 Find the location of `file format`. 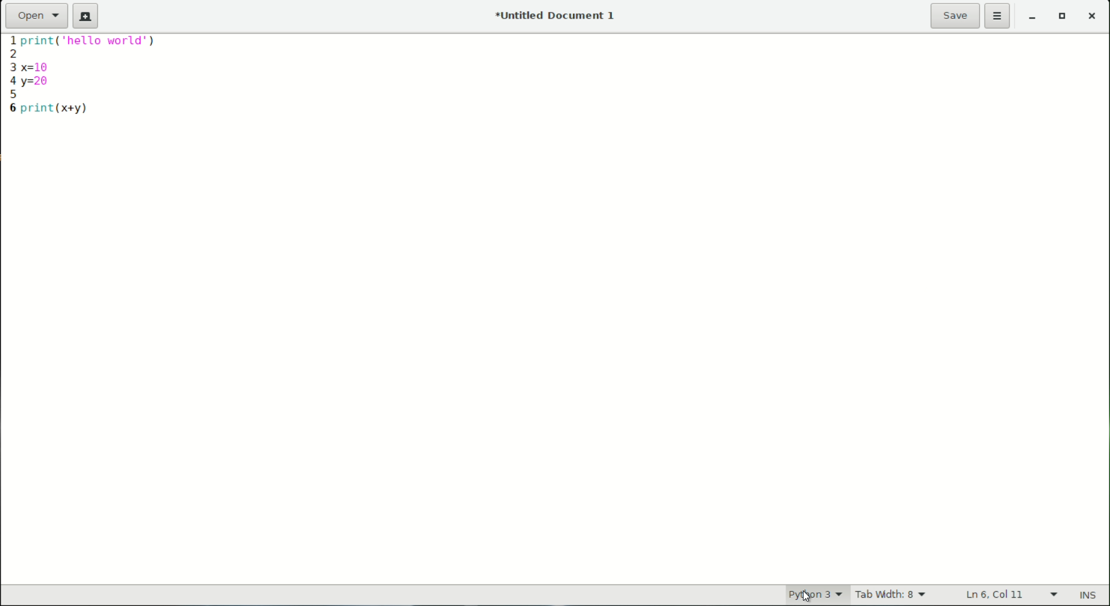

file format is located at coordinates (805, 594).